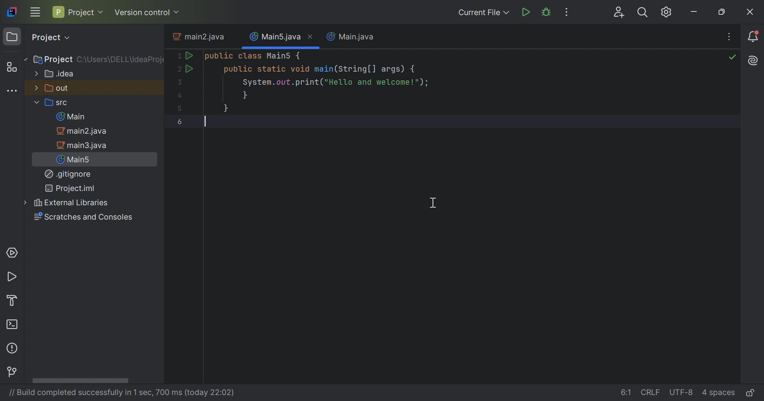 This screenshot has height=401, width=764. I want to click on External Libraries, so click(72, 202).